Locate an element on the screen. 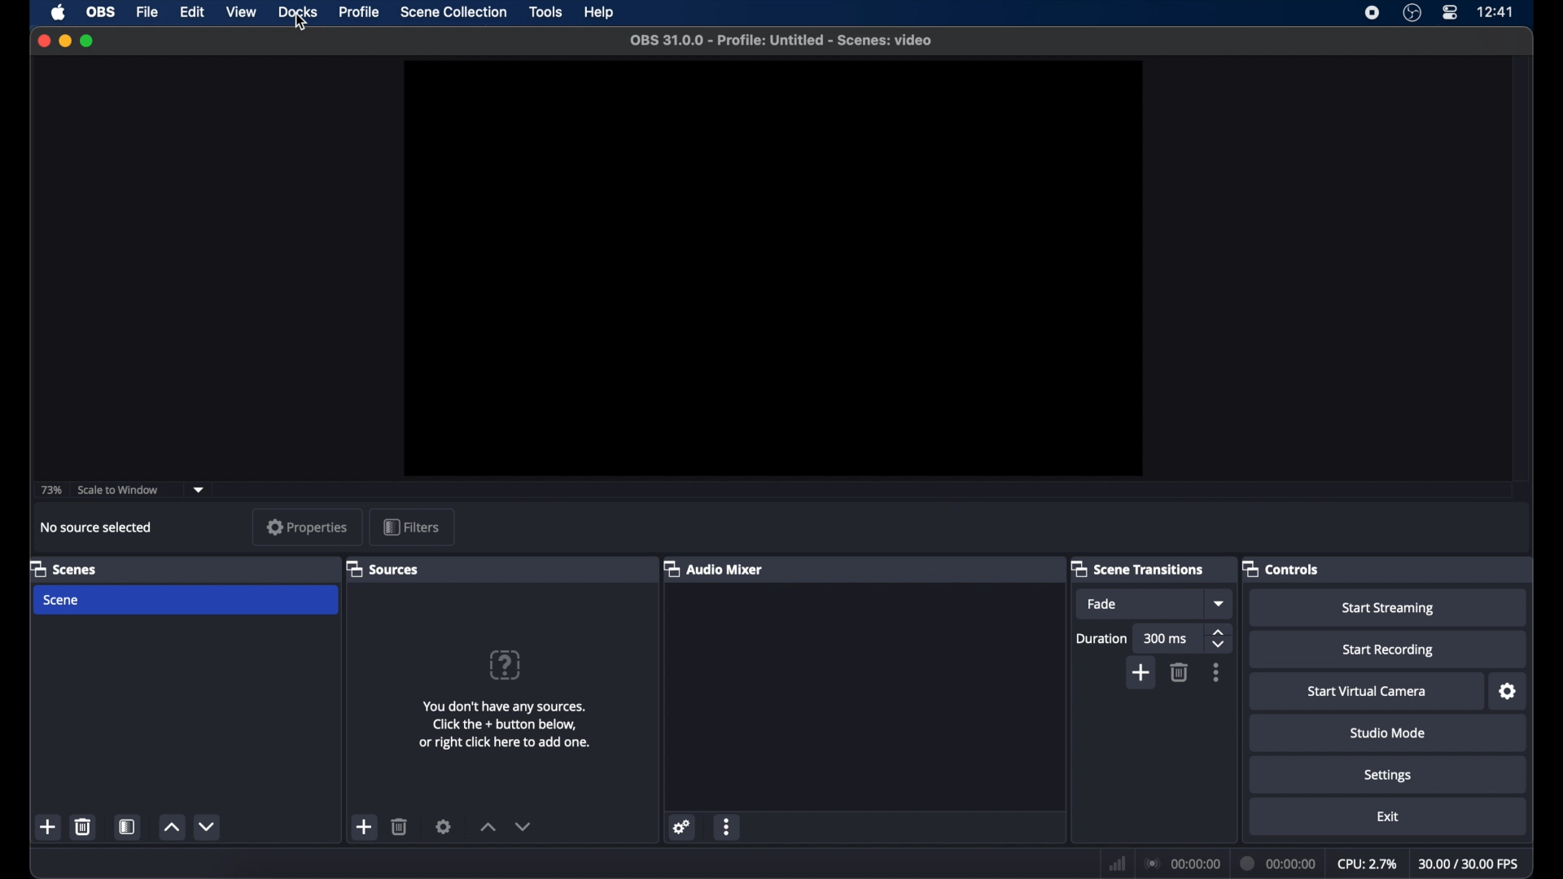 This screenshot has width=1563, height=879. increment is located at coordinates (487, 827).